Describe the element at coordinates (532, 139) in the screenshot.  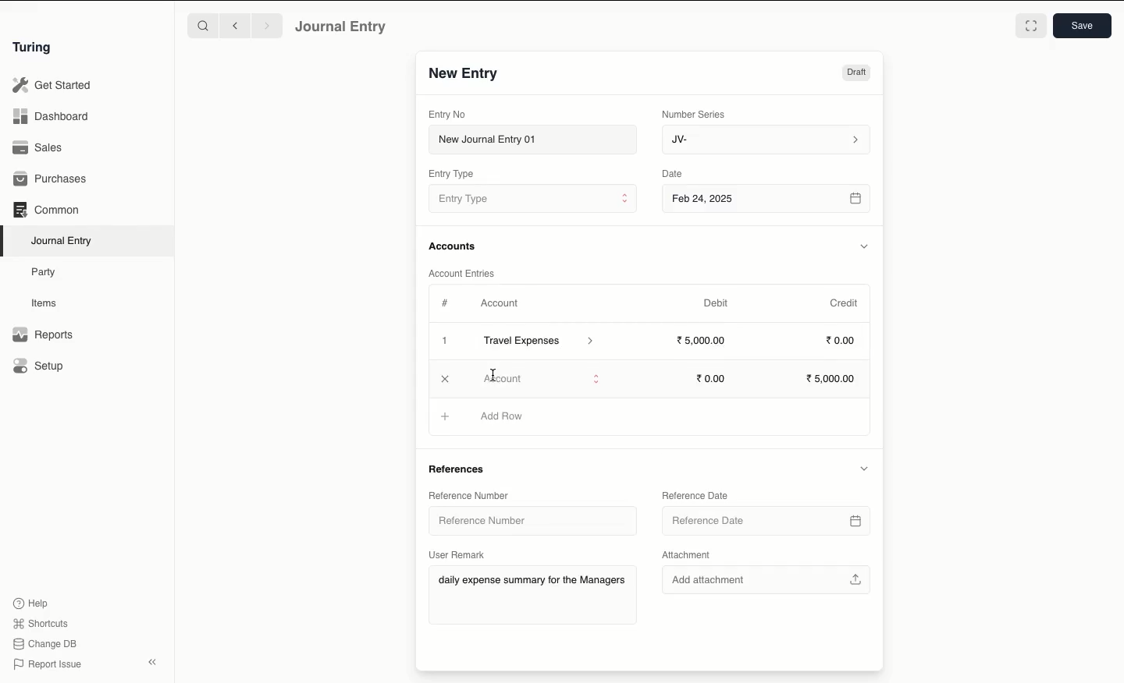
I see `New Journal Entry 01` at that location.